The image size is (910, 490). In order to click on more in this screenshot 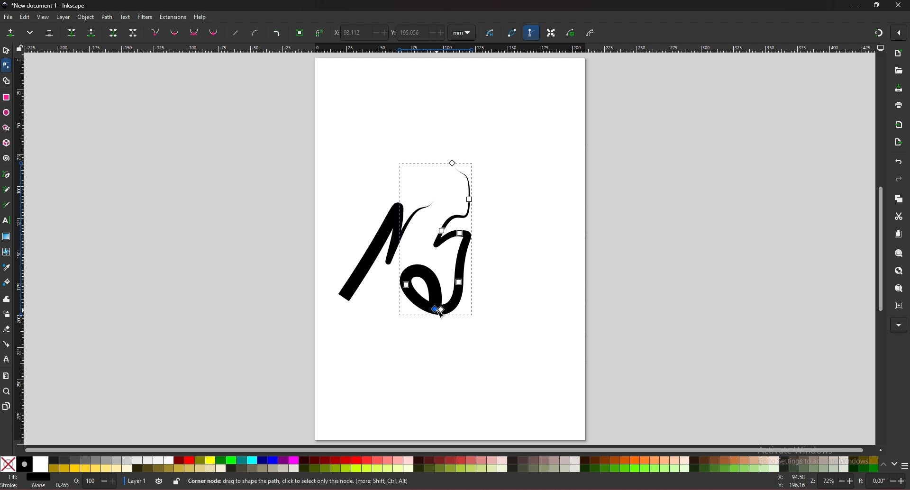, I will do `click(31, 32)`.